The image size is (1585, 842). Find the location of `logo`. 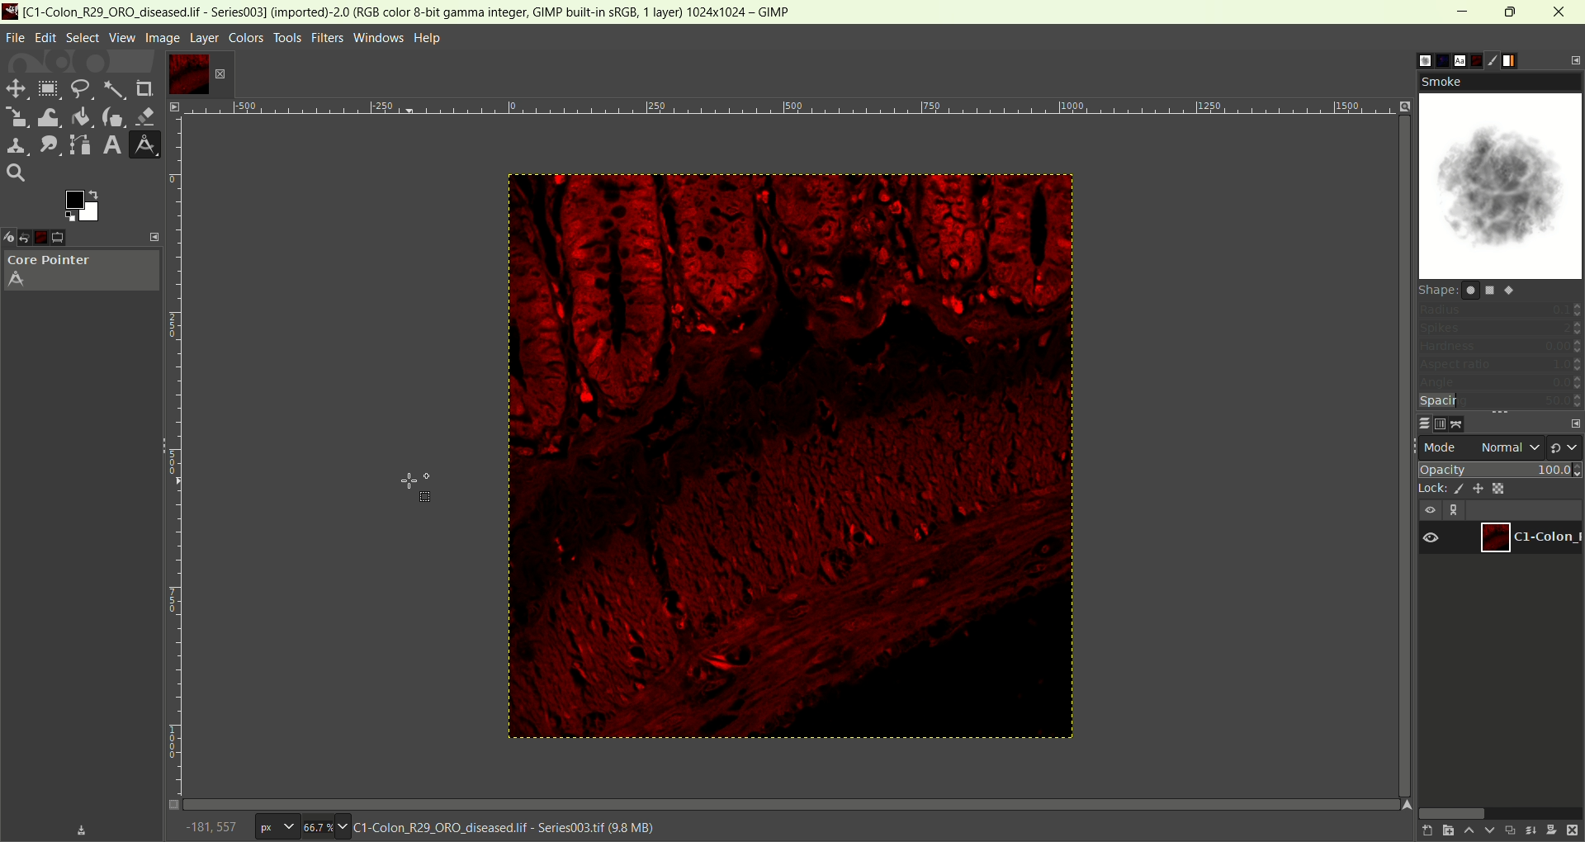

logo is located at coordinates (11, 11).